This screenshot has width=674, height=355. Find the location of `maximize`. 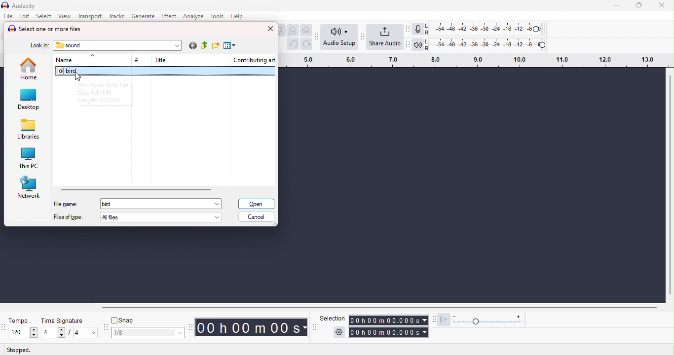

maximize is located at coordinates (639, 5).